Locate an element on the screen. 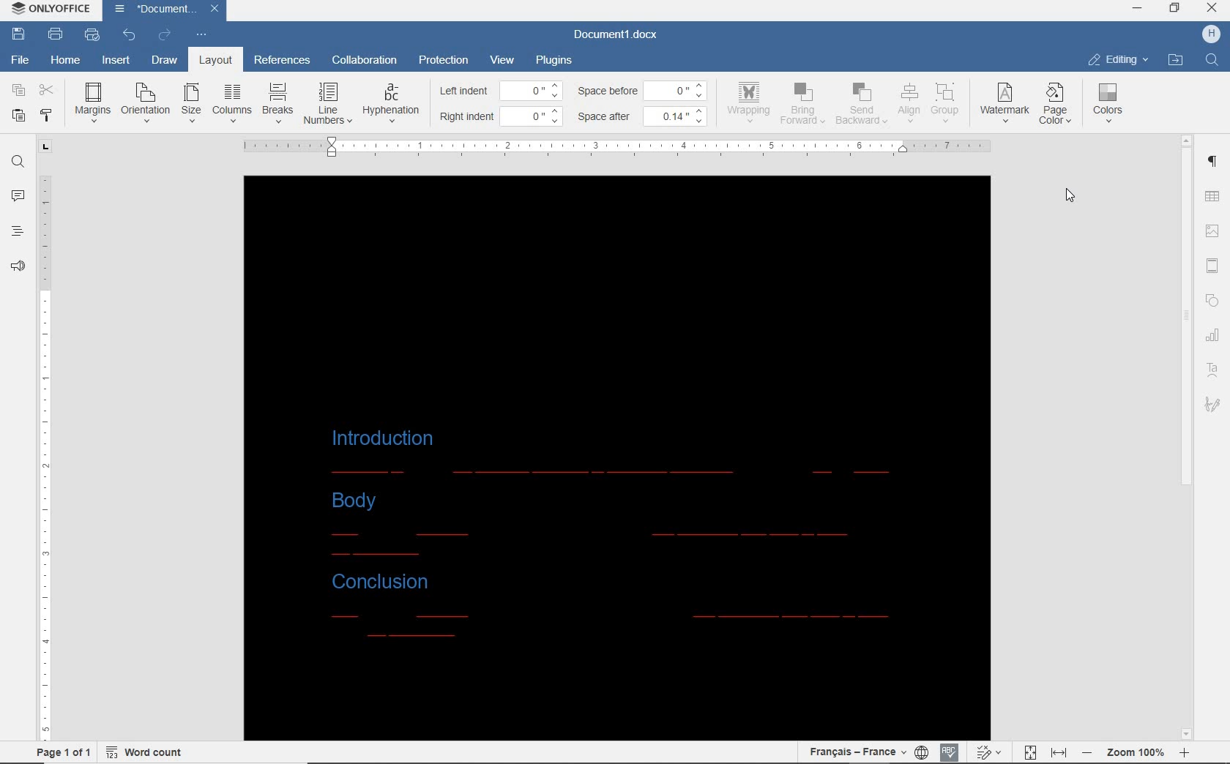  orientation is located at coordinates (144, 102).